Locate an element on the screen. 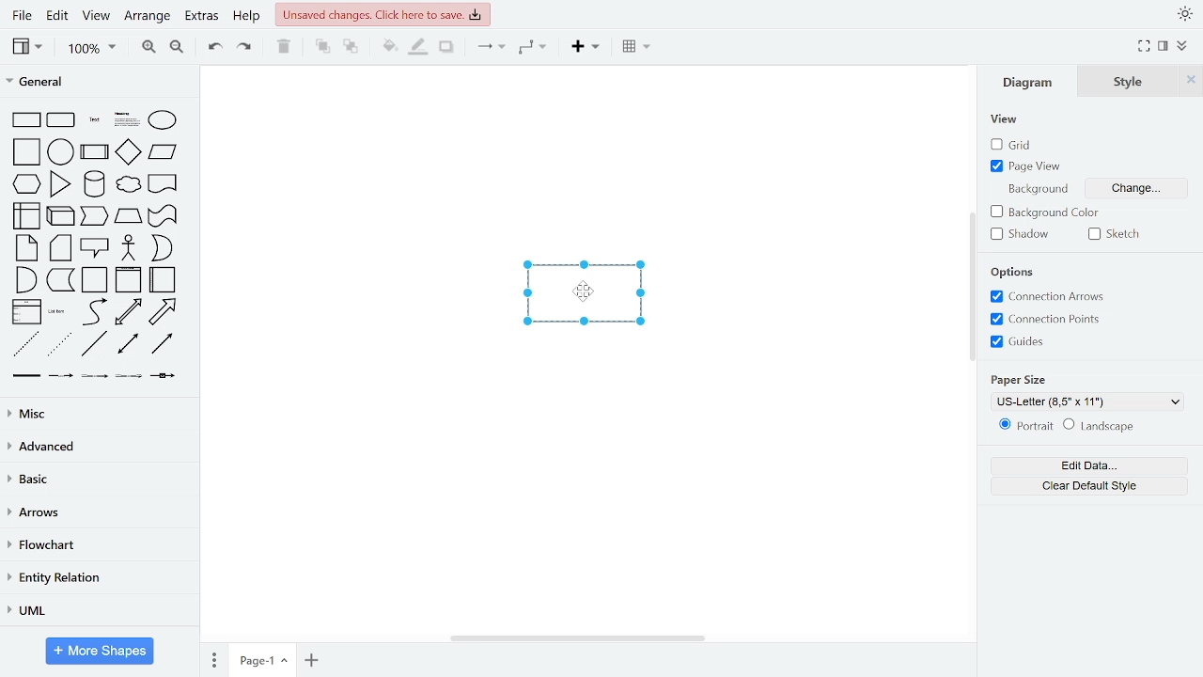 The image size is (1203, 677). general shapes is located at coordinates (25, 342).